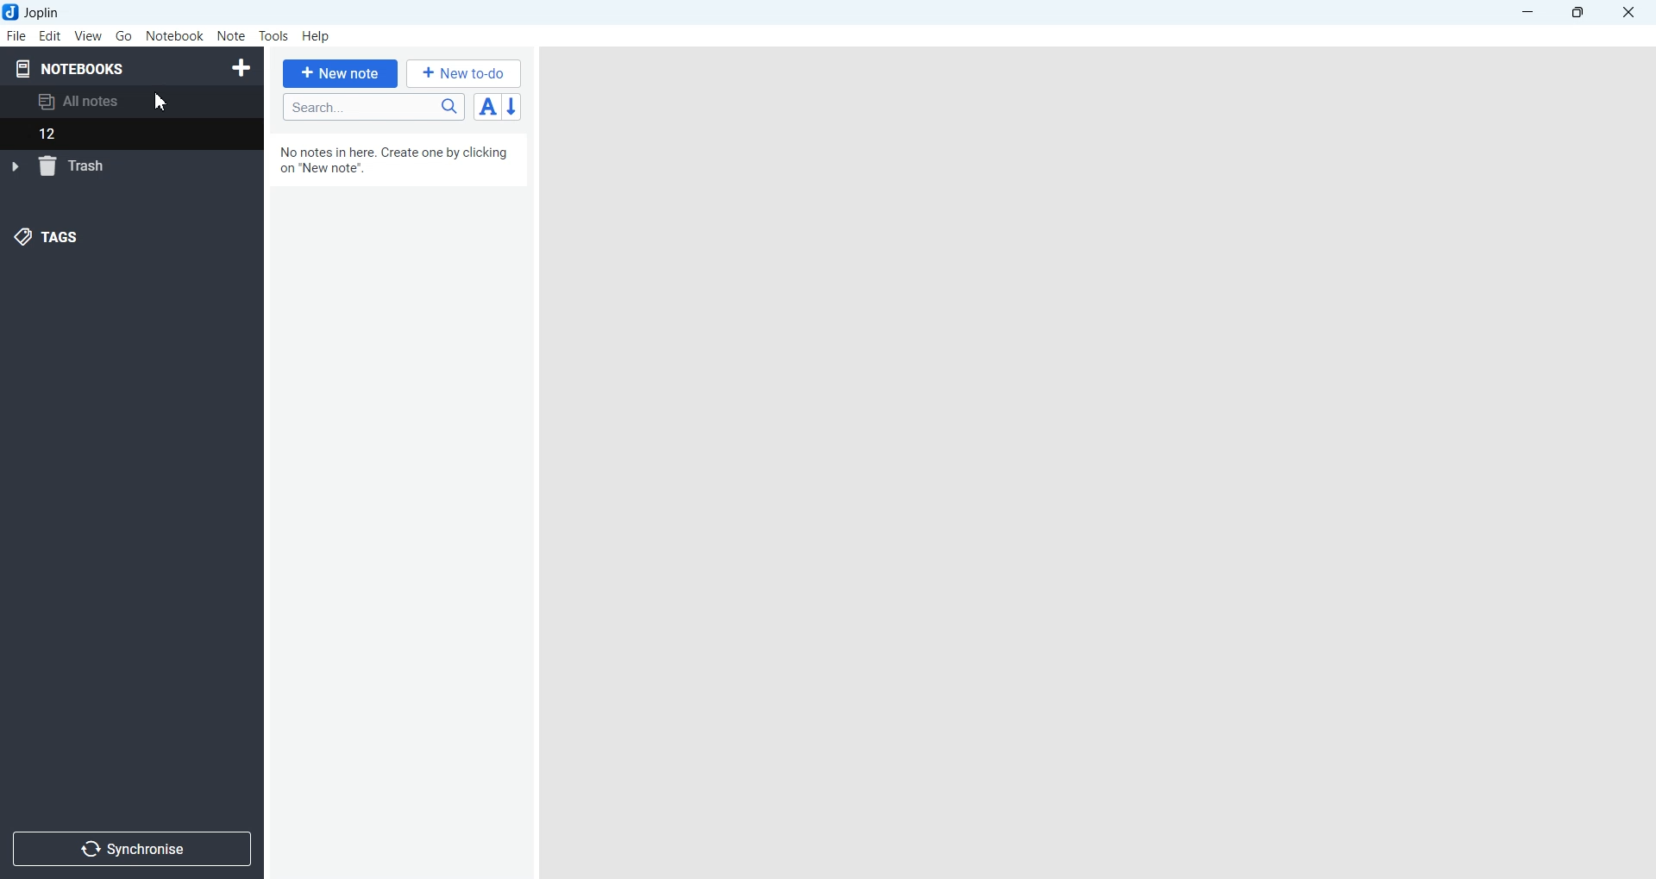 The width and height of the screenshot is (1656, 879). Describe the element at coordinates (389, 159) in the screenshot. I see `no notes in here. create one by clicking on "new notes".` at that location.